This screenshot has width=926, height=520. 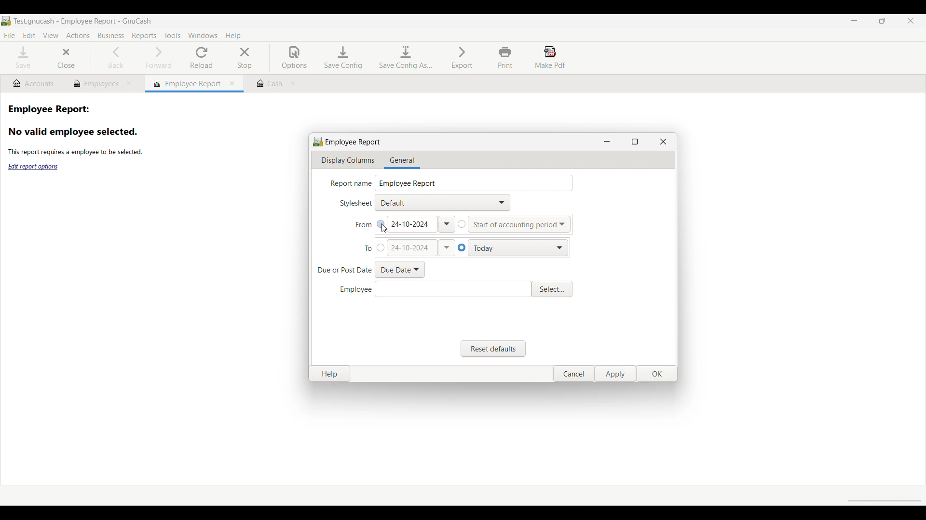 I want to click on Minimize window, so click(x=607, y=141).